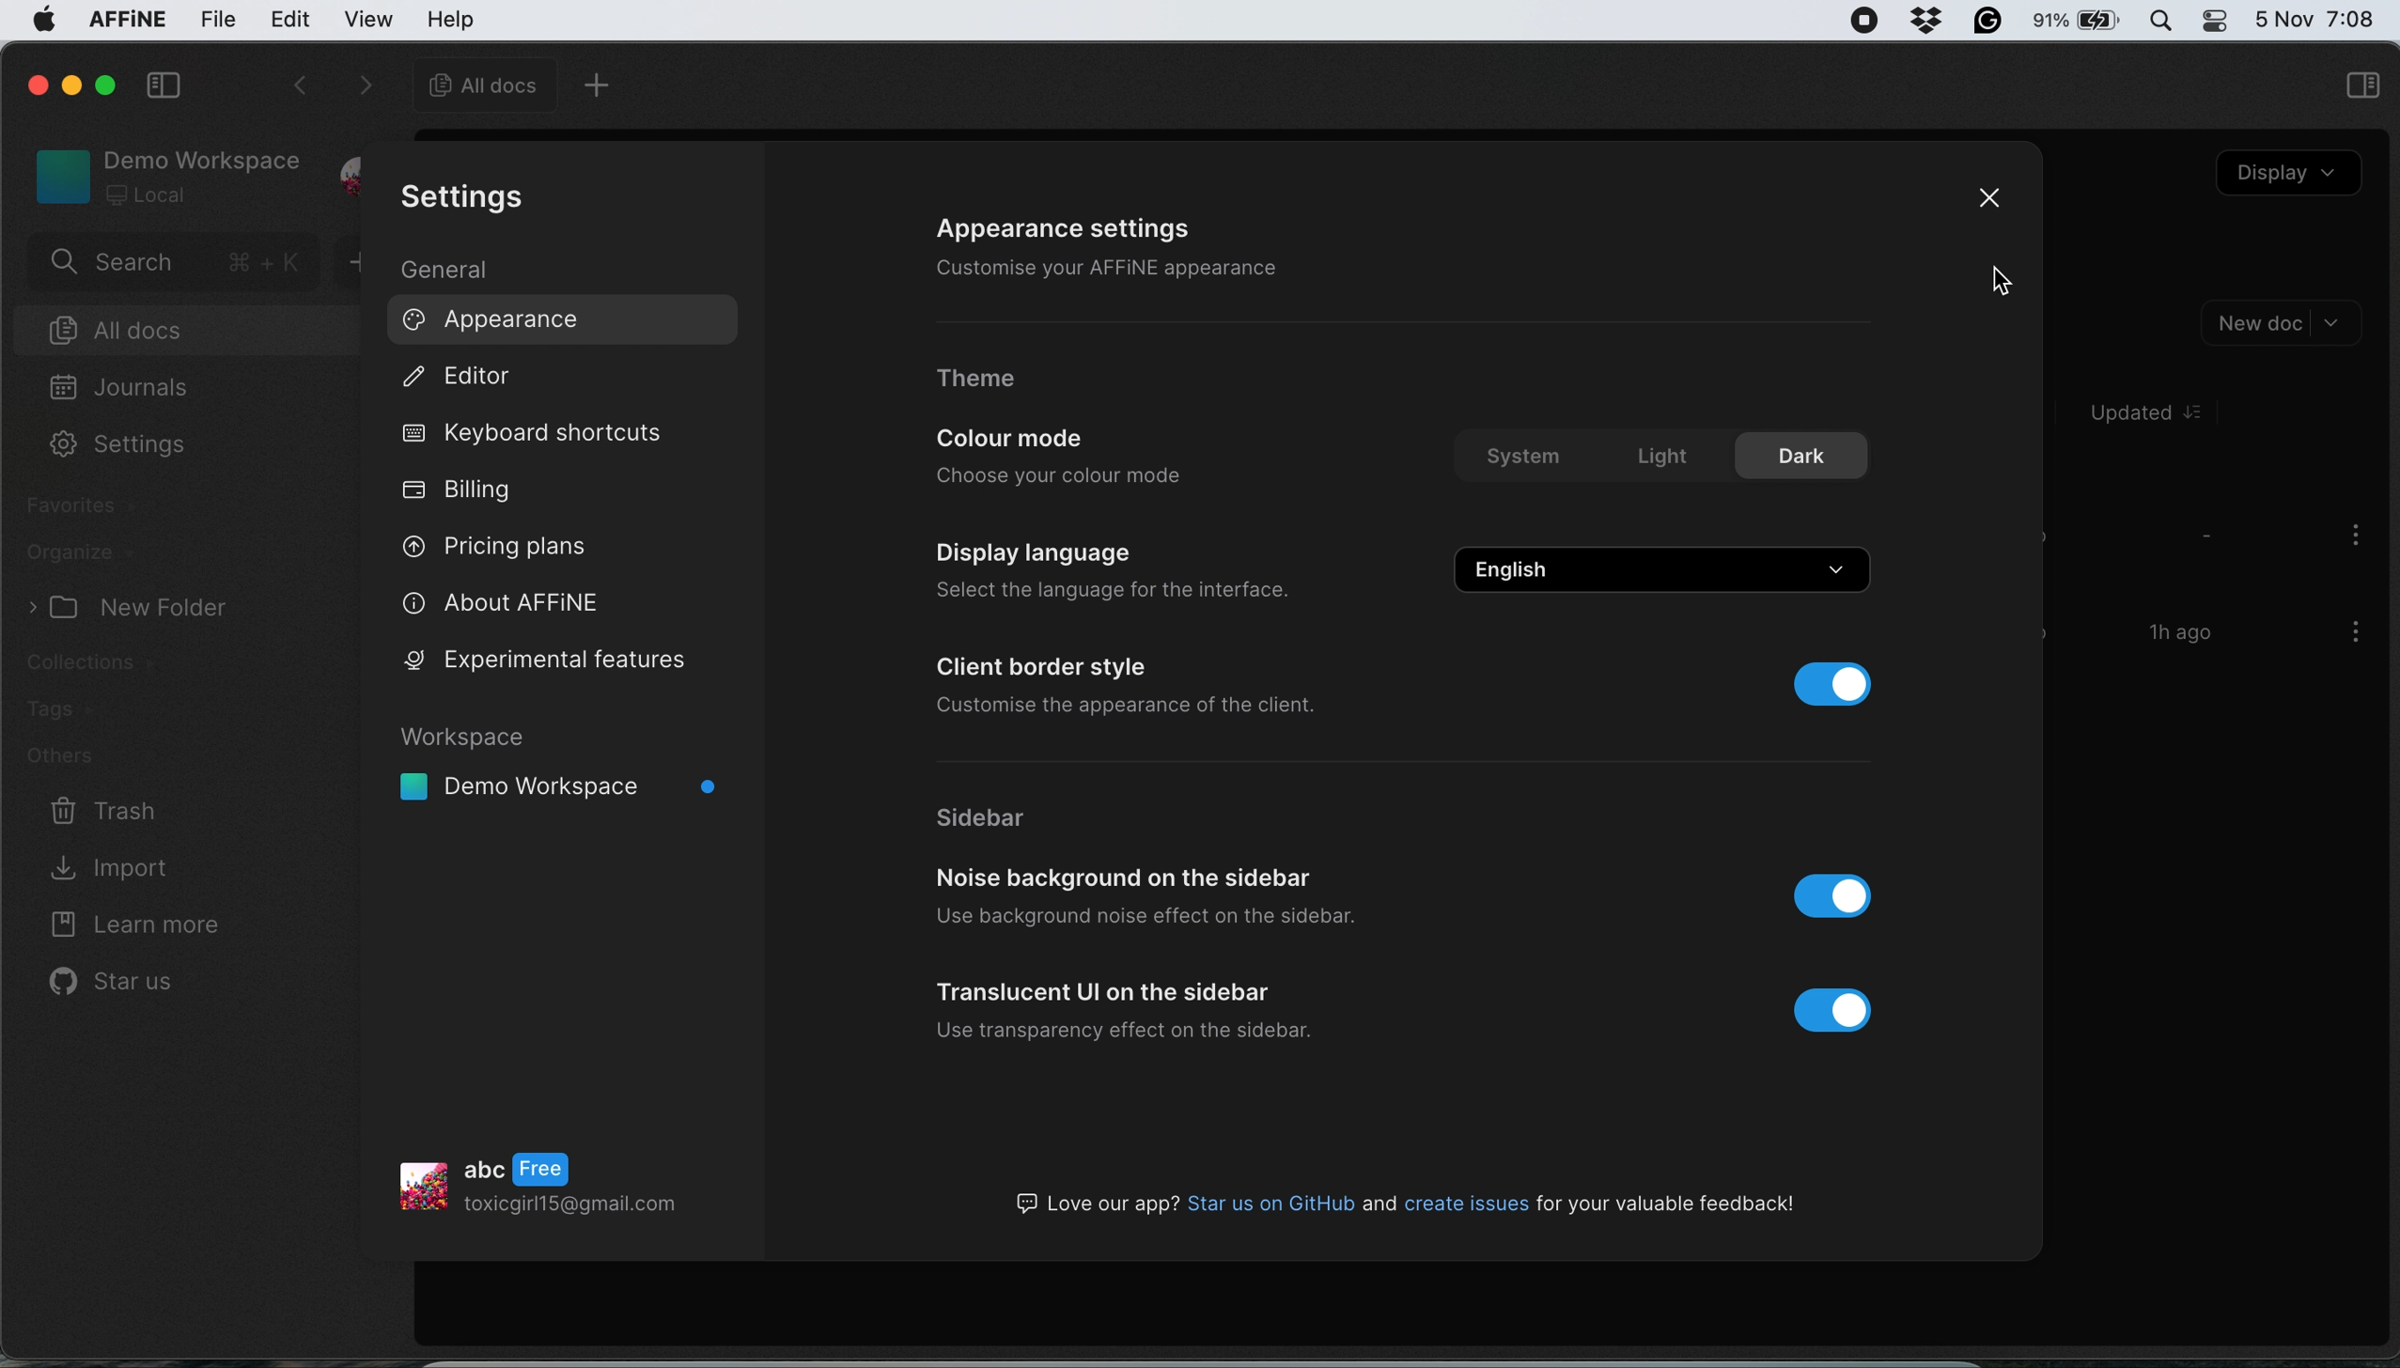 The width and height of the screenshot is (2400, 1368). I want to click on light, so click(1664, 458).